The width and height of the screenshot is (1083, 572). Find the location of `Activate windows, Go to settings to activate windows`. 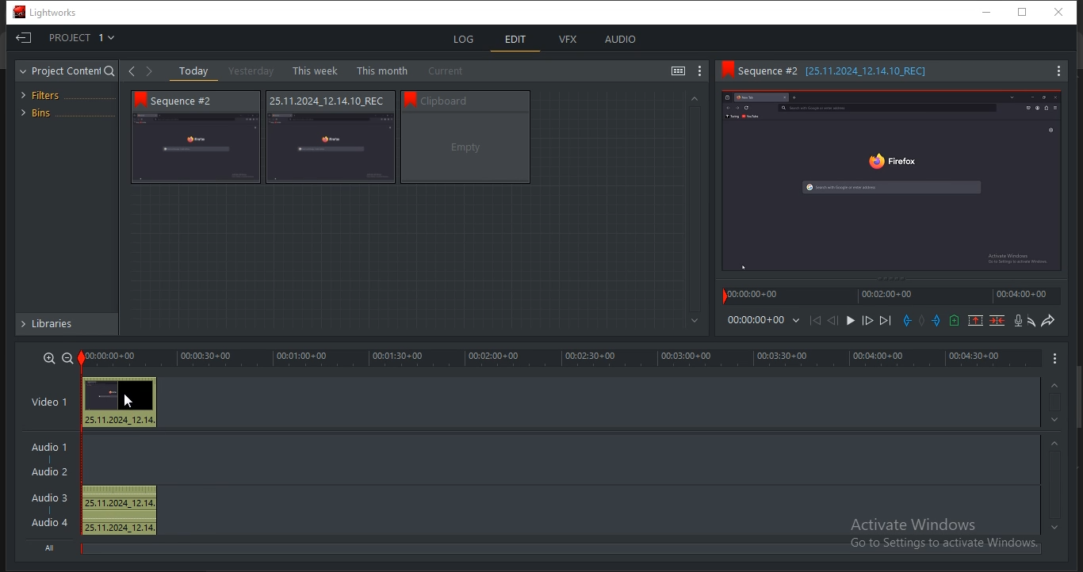

Activate windows, Go to settings to activate windows is located at coordinates (943, 534).